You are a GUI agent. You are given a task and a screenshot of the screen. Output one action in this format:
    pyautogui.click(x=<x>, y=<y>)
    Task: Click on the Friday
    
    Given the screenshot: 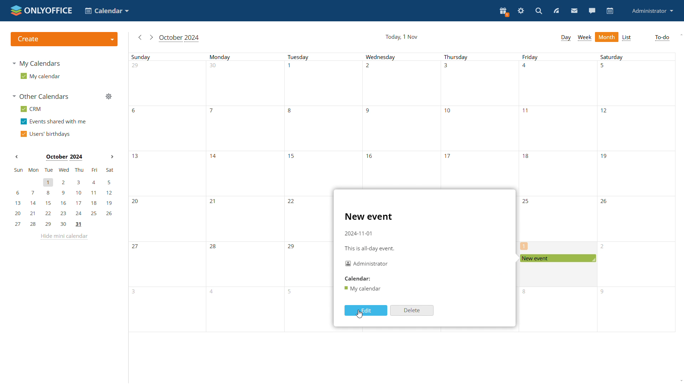 What is the action you would take?
    pyautogui.click(x=558, y=151)
    